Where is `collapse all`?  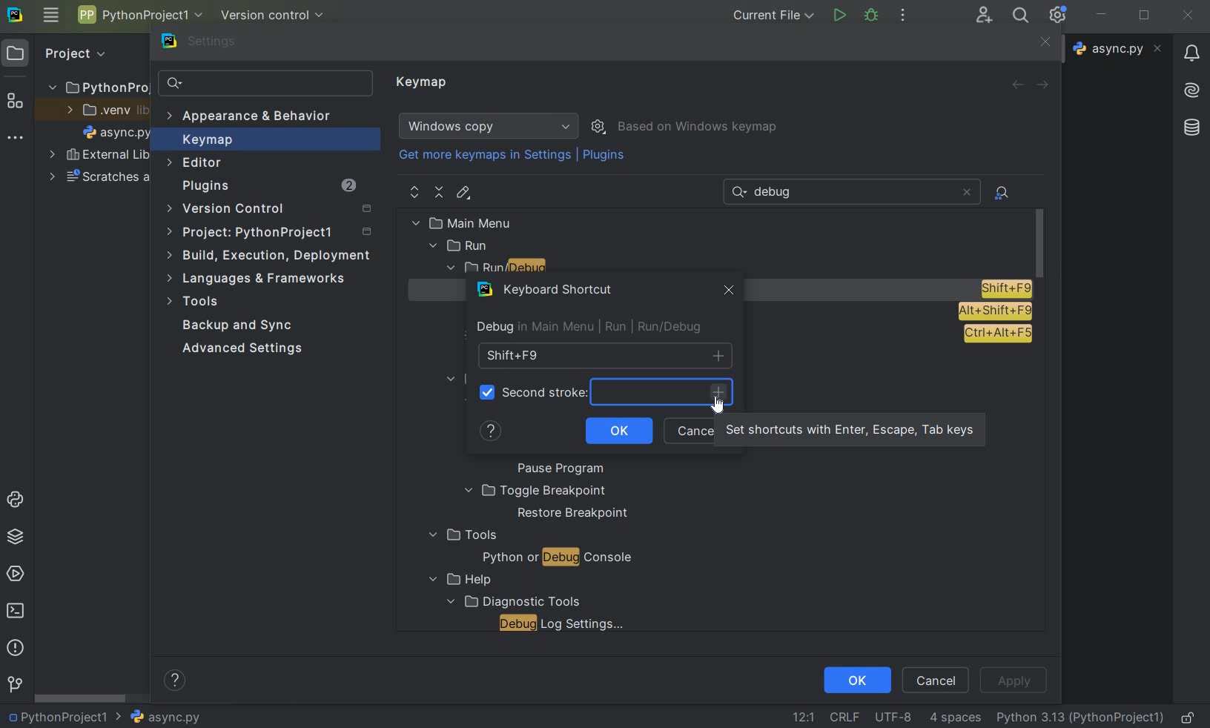 collapse all is located at coordinates (440, 193).